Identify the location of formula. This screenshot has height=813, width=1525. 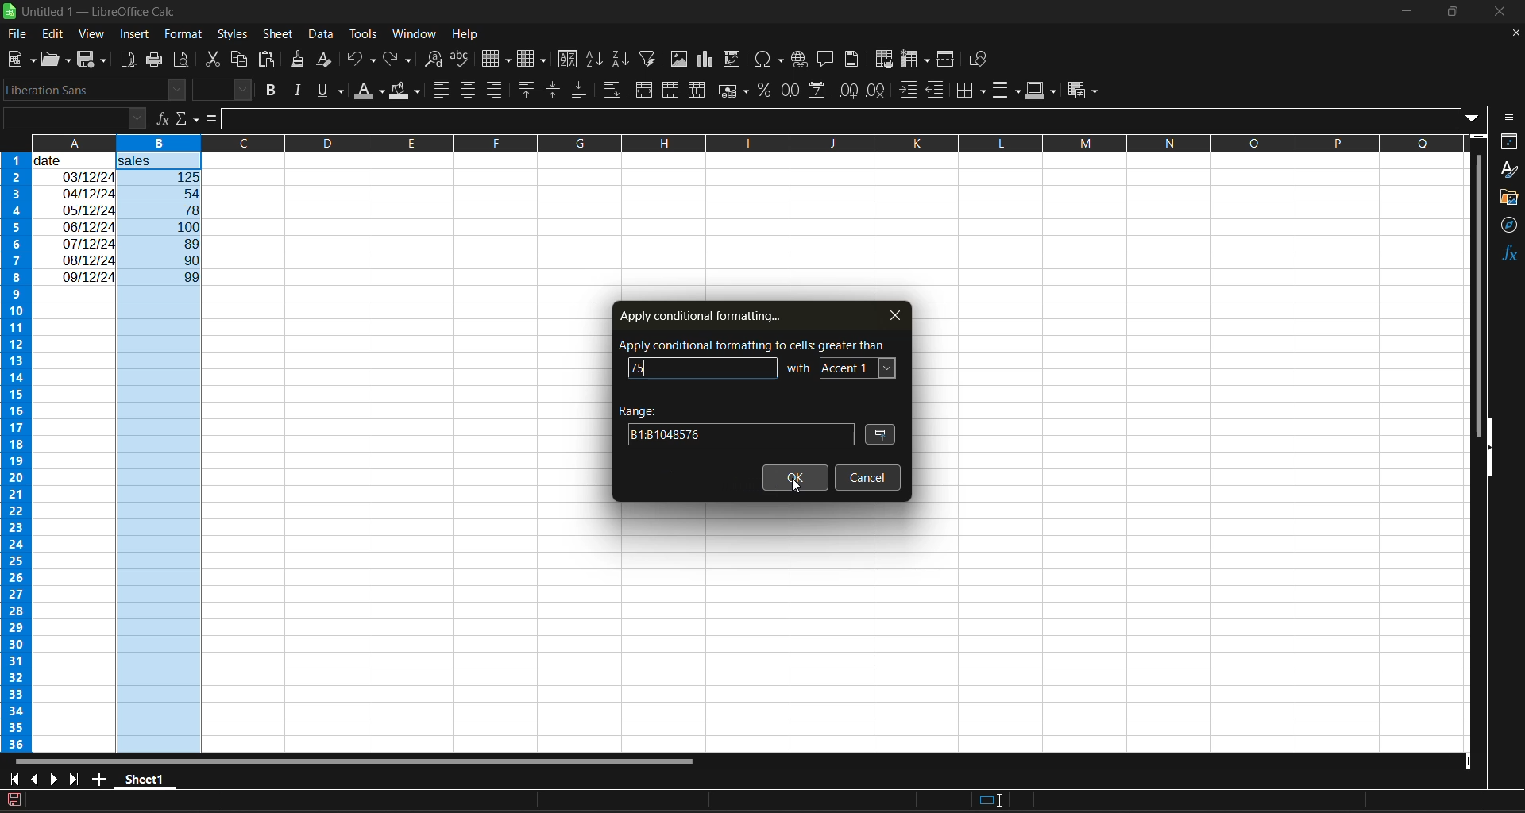
(215, 120).